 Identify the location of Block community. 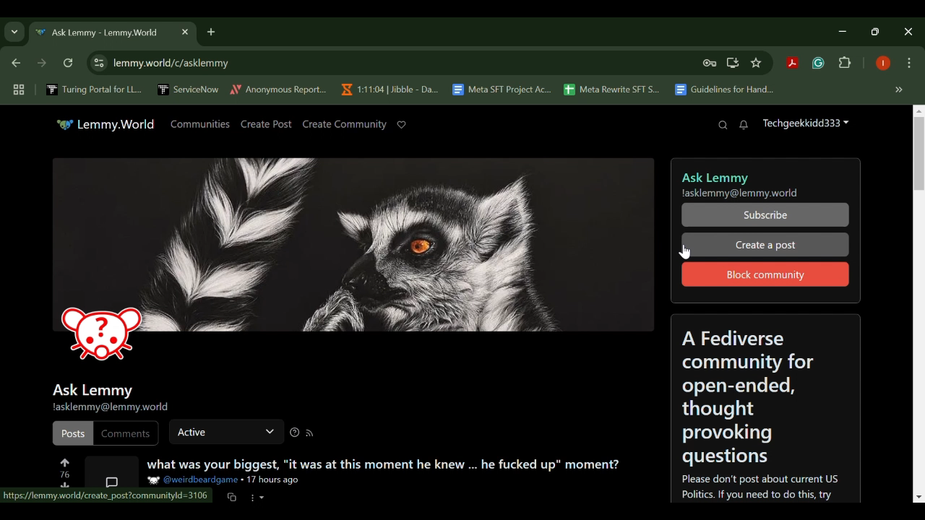
(765, 274).